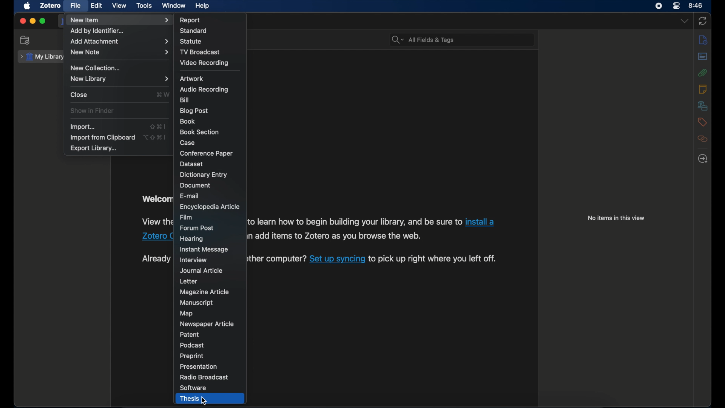 Image resolution: width=725 pixels, height=408 pixels. Describe the element at coordinates (156, 137) in the screenshot. I see `shortcut` at that location.